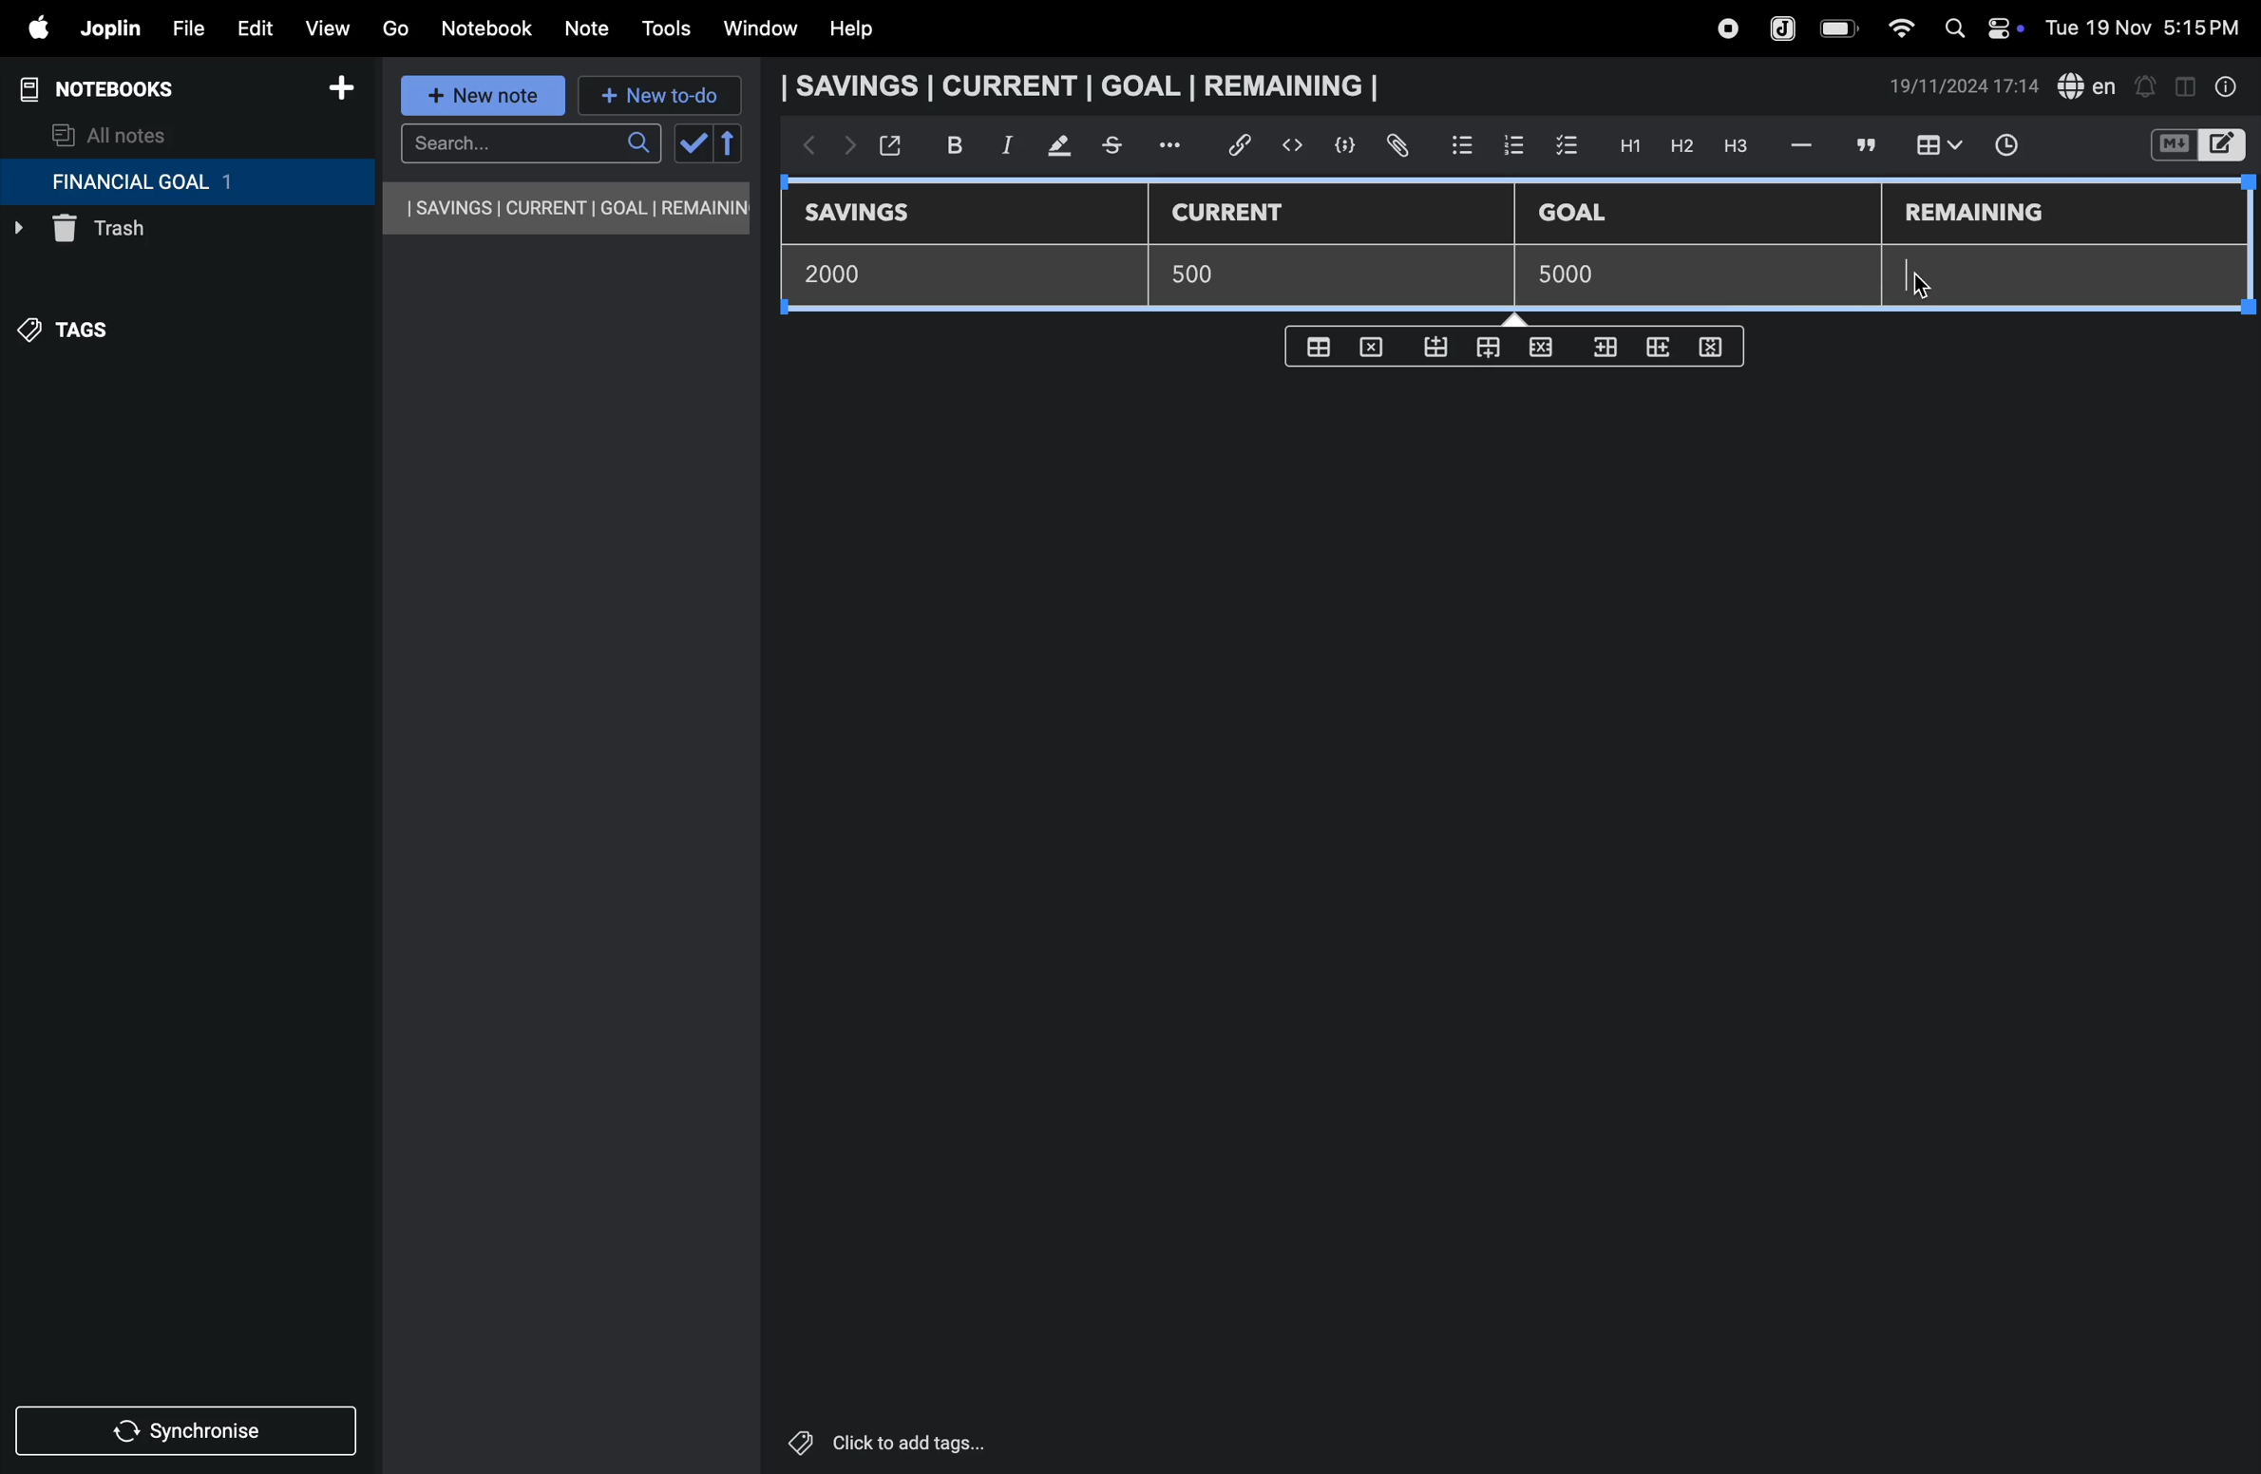 The width and height of the screenshot is (2261, 1474). What do you see at coordinates (111, 134) in the screenshot?
I see `all notes` at bounding box center [111, 134].